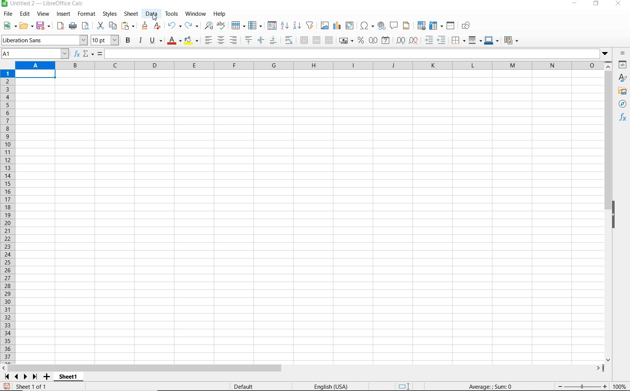  What do you see at coordinates (36, 75) in the screenshot?
I see `selected cell` at bounding box center [36, 75].